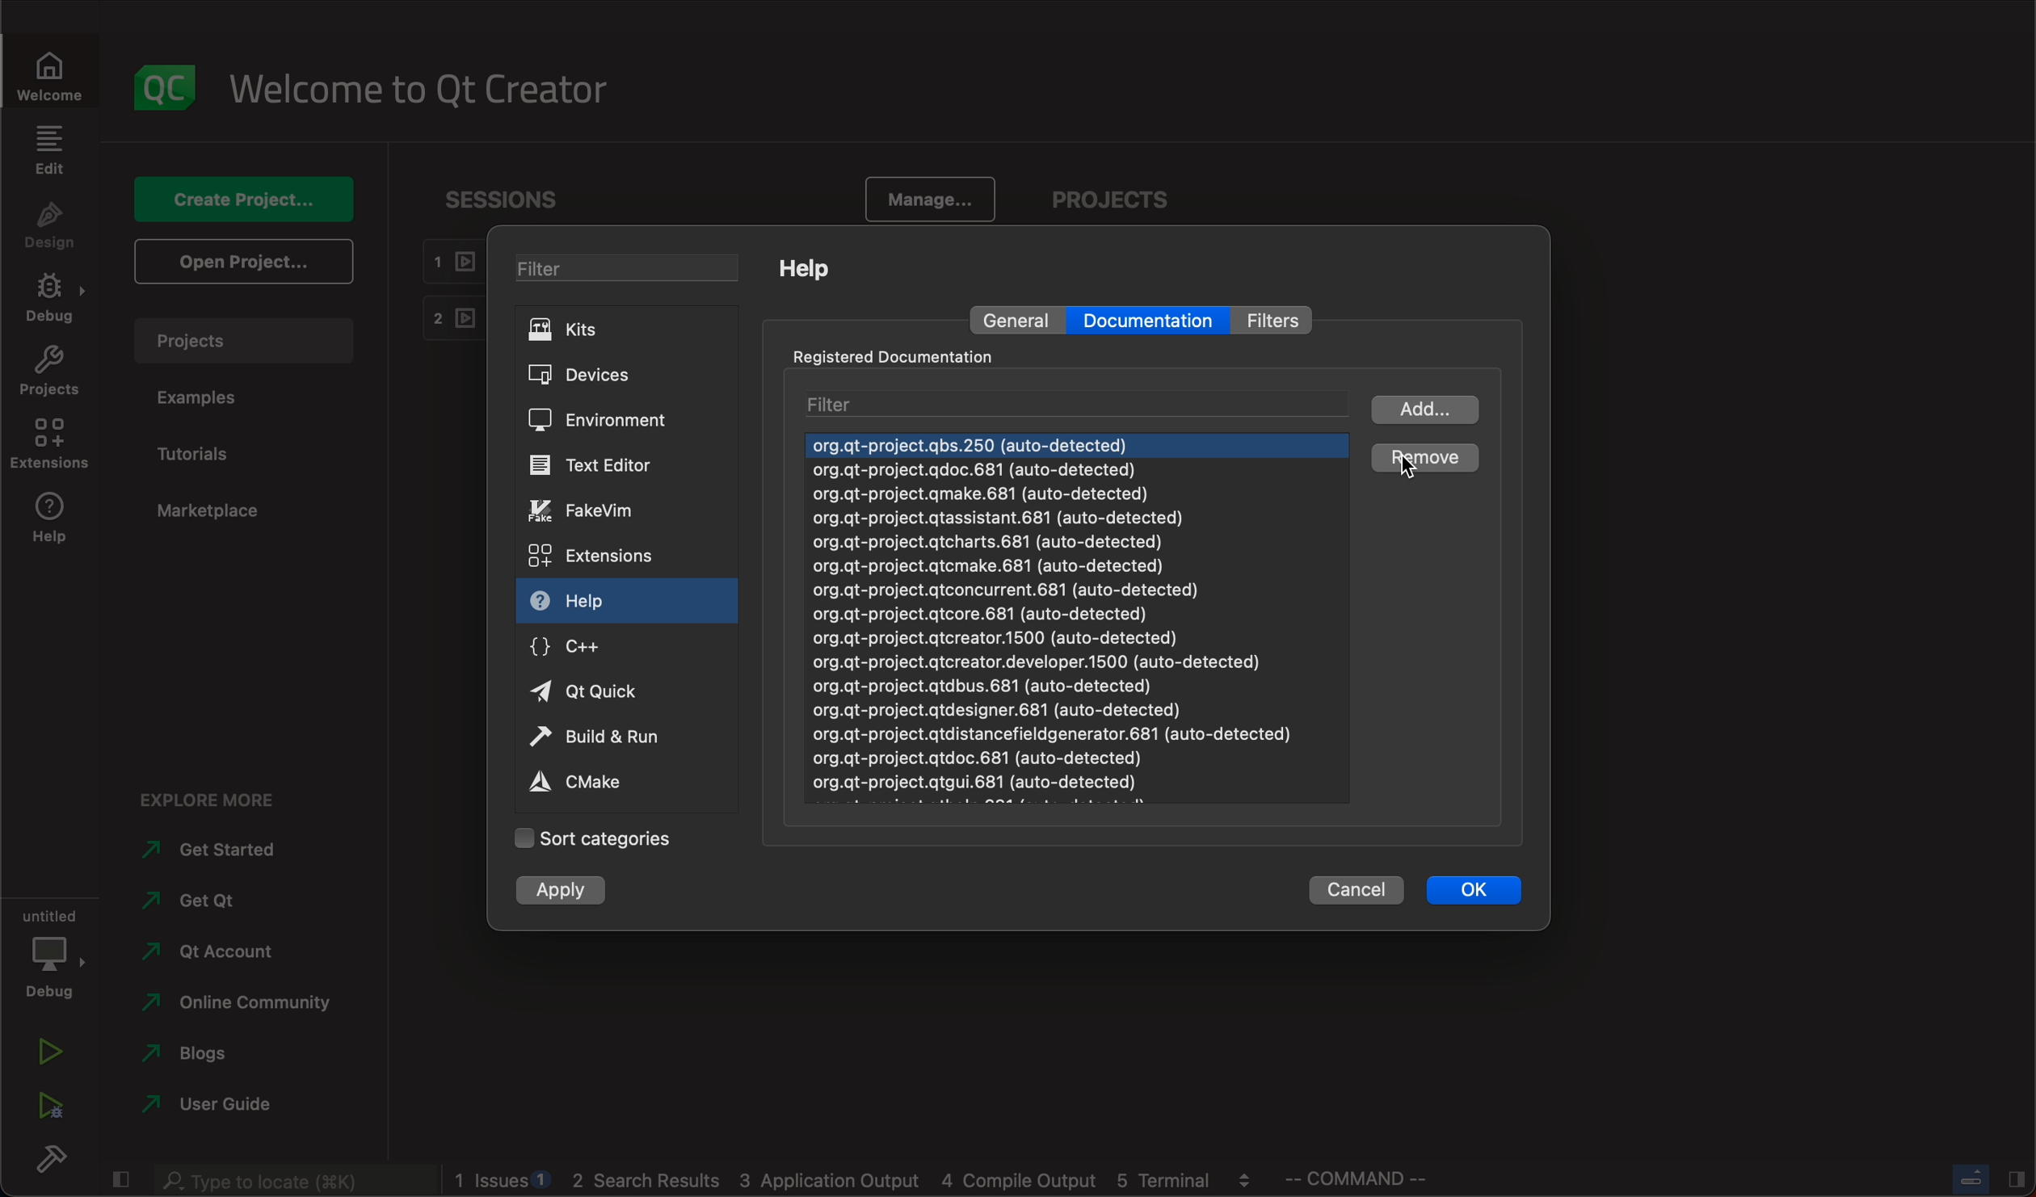 This screenshot has height=1197, width=2036. What do you see at coordinates (53, 302) in the screenshot?
I see `debug` at bounding box center [53, 302].